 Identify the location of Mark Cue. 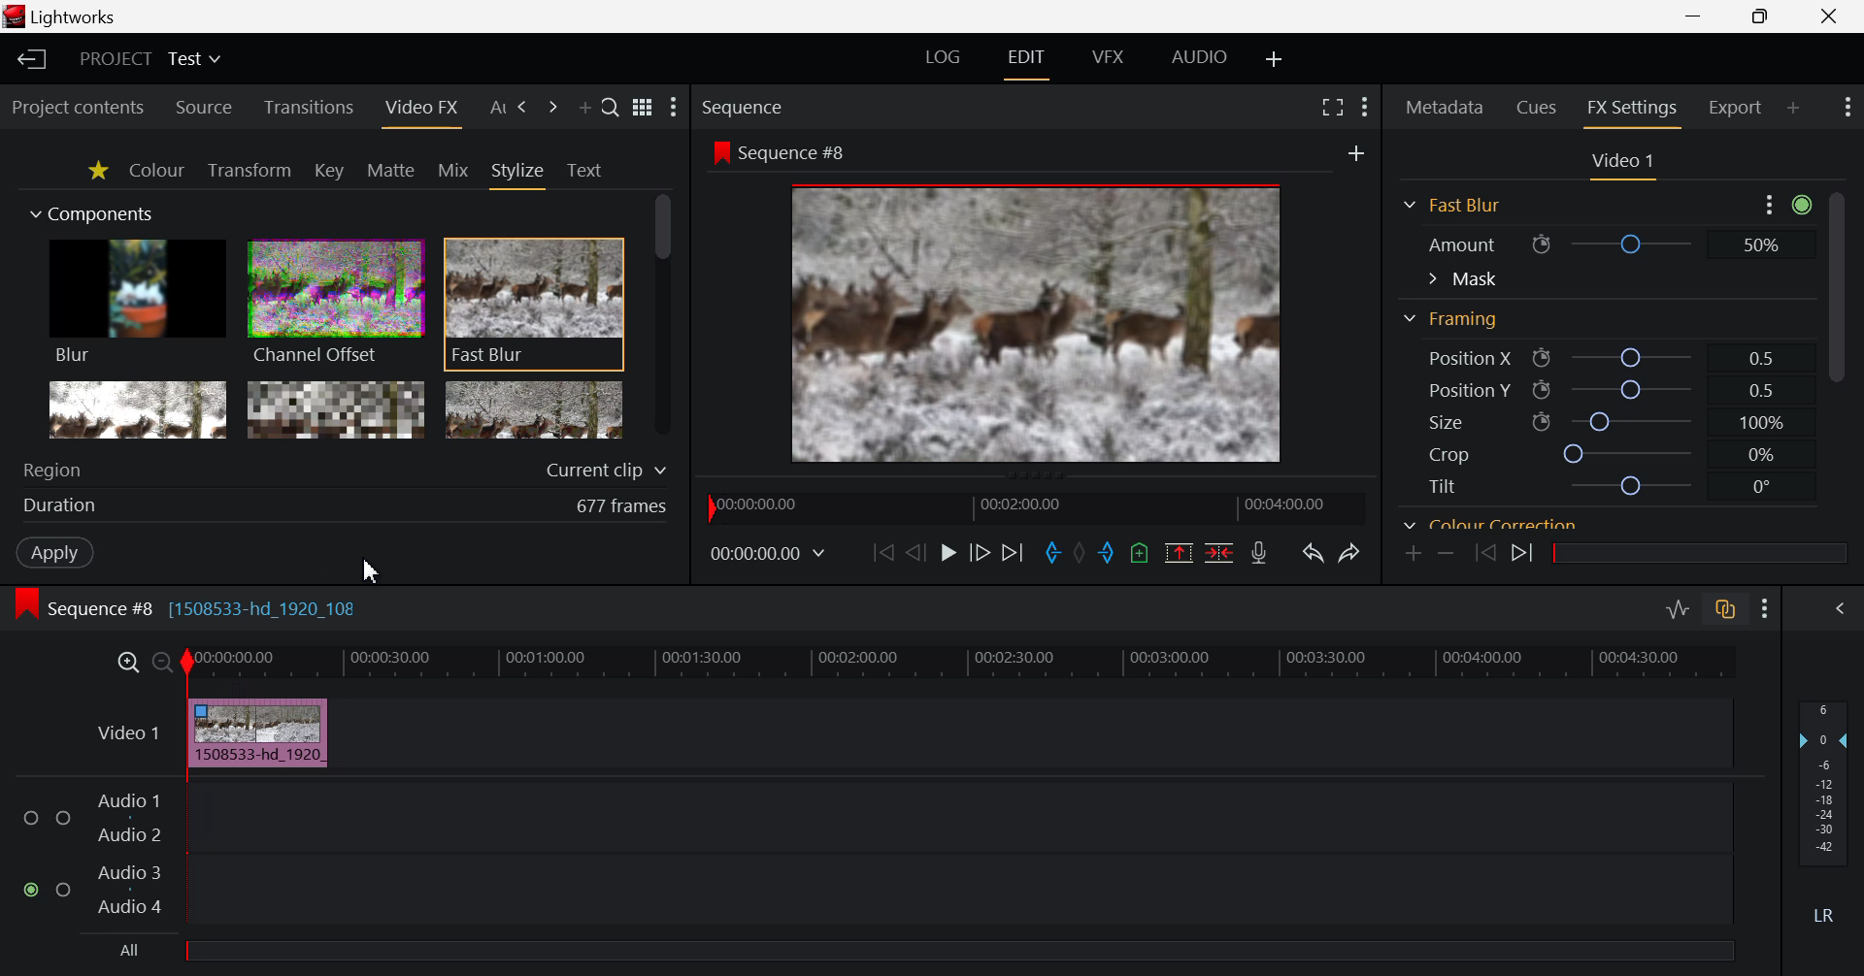
(1140, 553).